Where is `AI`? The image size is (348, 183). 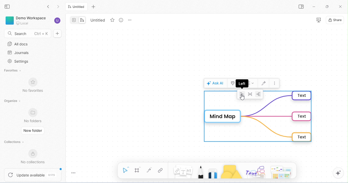
AI is located at coordinates (338, 173).